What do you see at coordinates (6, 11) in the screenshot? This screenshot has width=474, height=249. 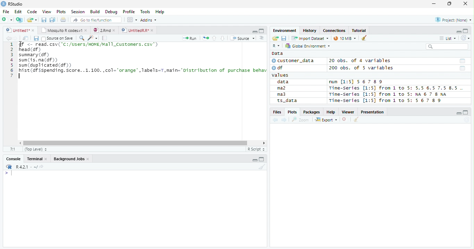 I see `File` at bounding box center [6, 11].